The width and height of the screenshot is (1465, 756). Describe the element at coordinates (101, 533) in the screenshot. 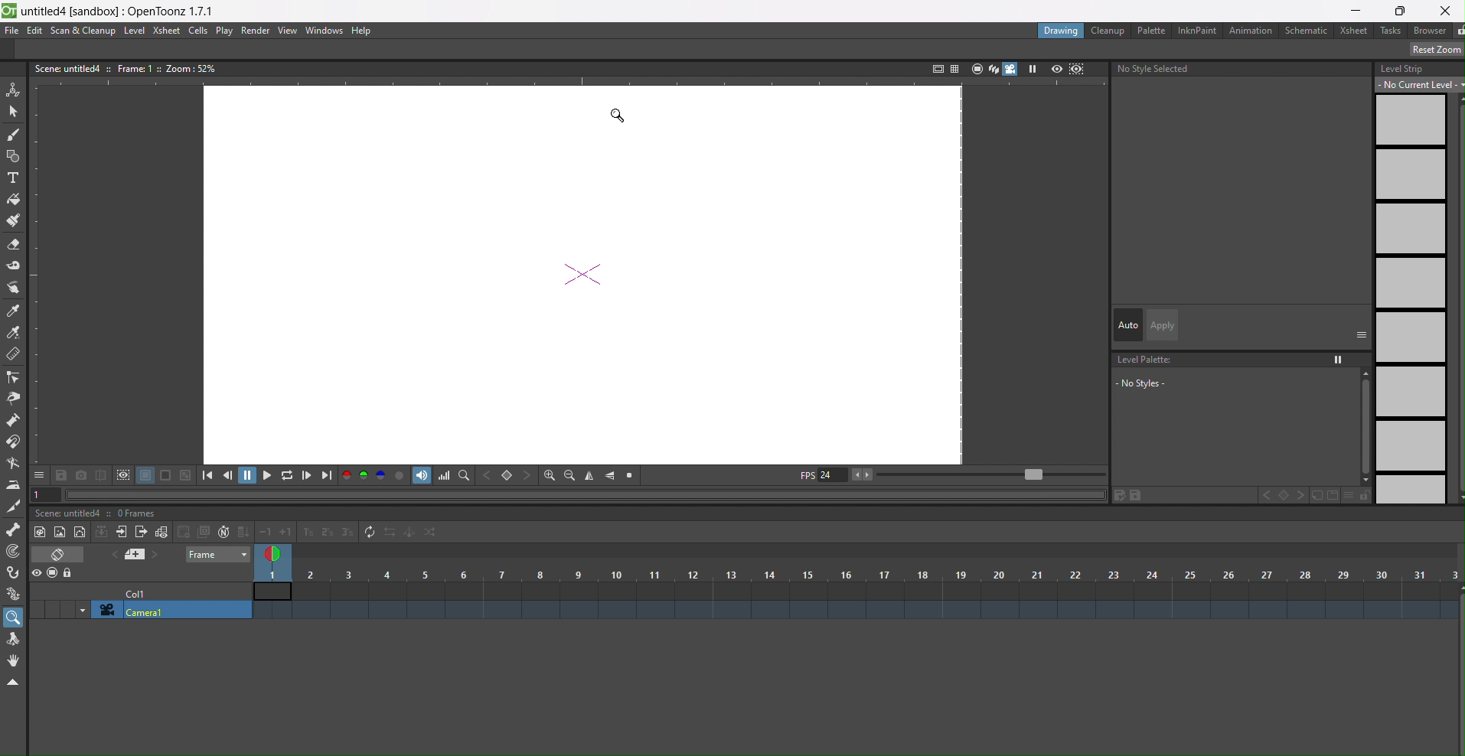

I see `icon` at that location.